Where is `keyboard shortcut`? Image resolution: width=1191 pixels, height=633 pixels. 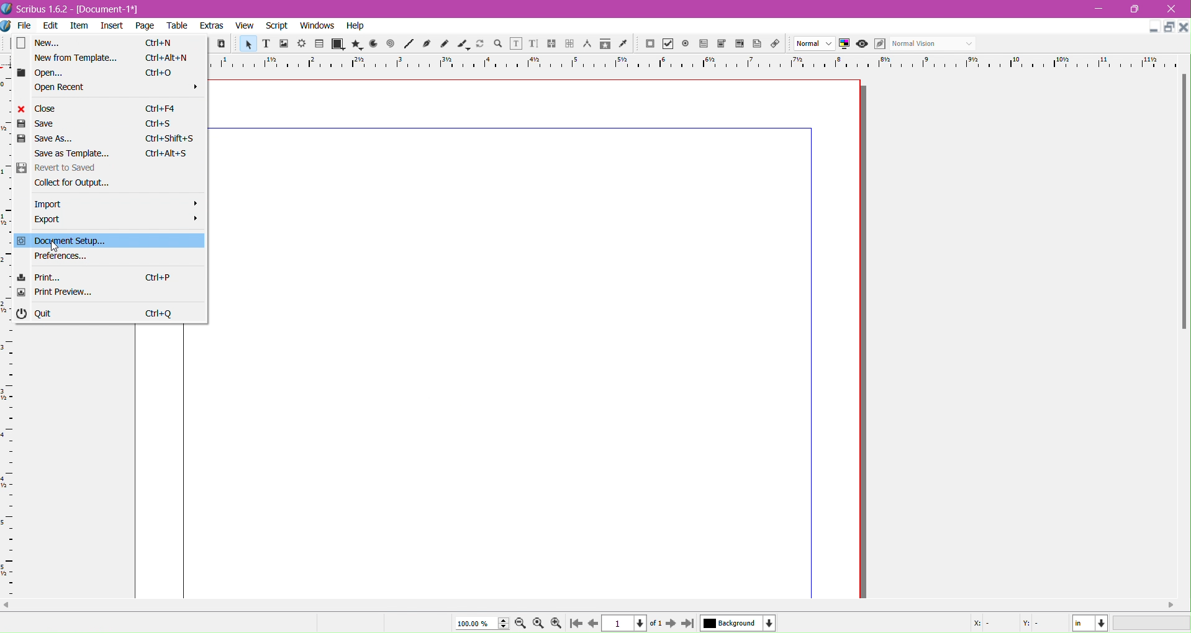
keyboard shortcut is located at coordinates (161, 314).